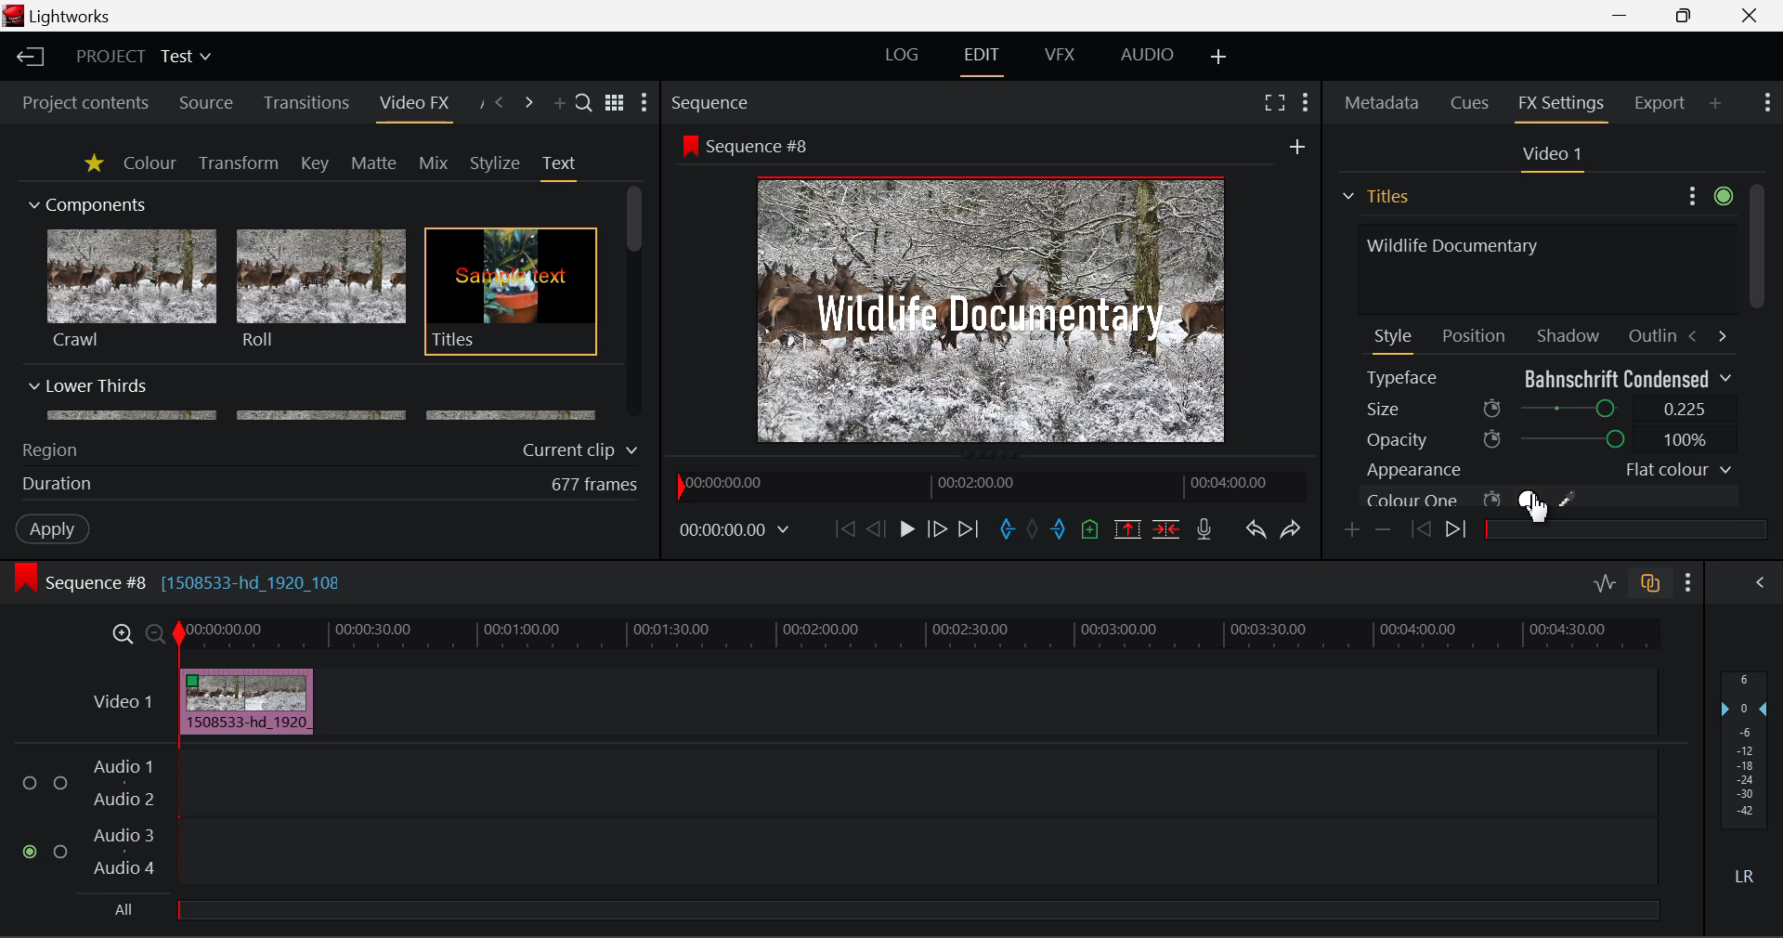 The image size is (1783, 938). Describe the element at coordinates (1092, 531) in the screenshot. I see `Mark Cue` at that location.